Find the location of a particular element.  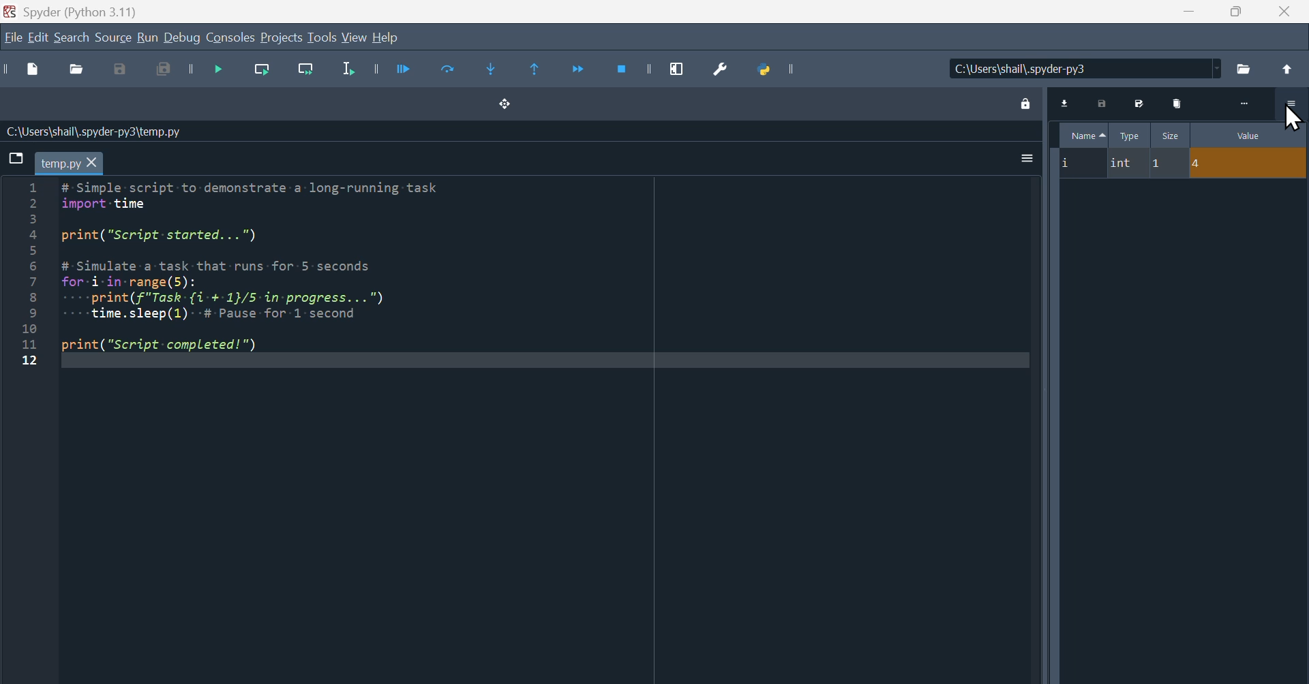

More is located at coordinates (1245, 102).